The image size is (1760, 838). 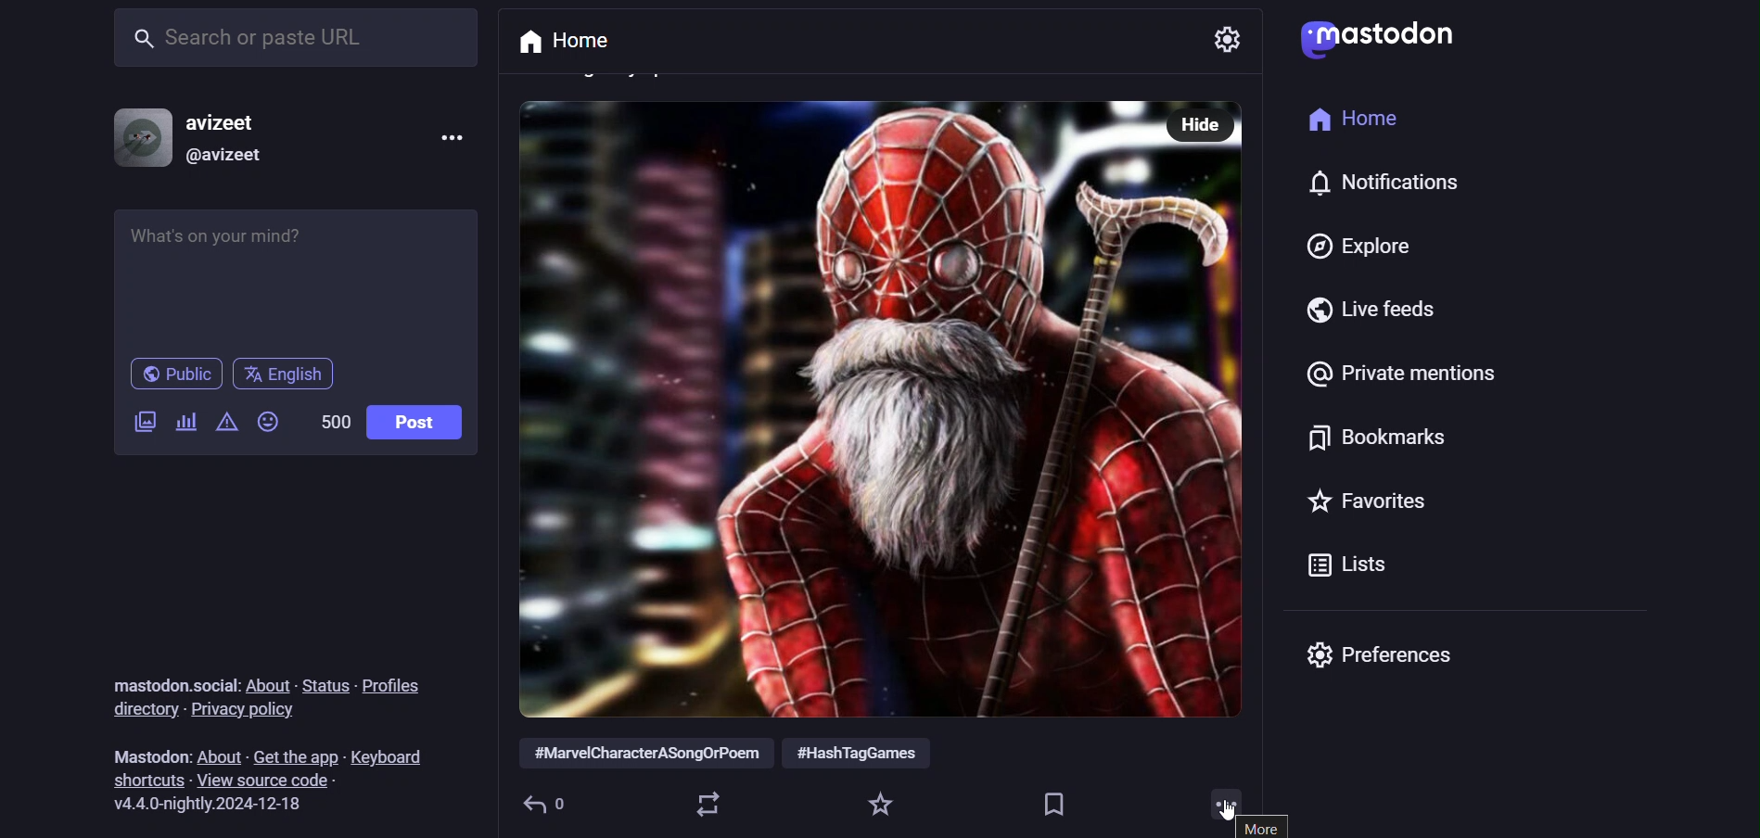 What do you see at coordinates (300, 40) in the screenshot?
I see `search` at bounding box center [300, 40].